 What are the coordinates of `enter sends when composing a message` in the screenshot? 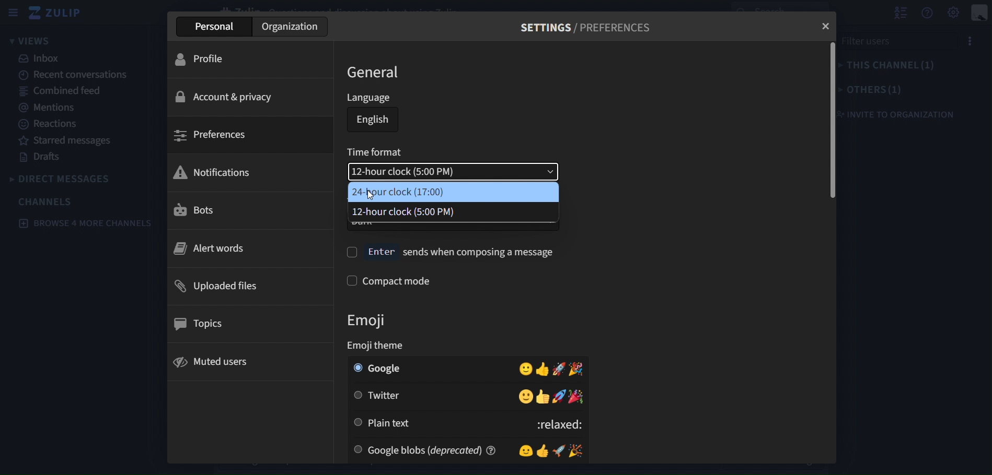 It's located at (463, 251).